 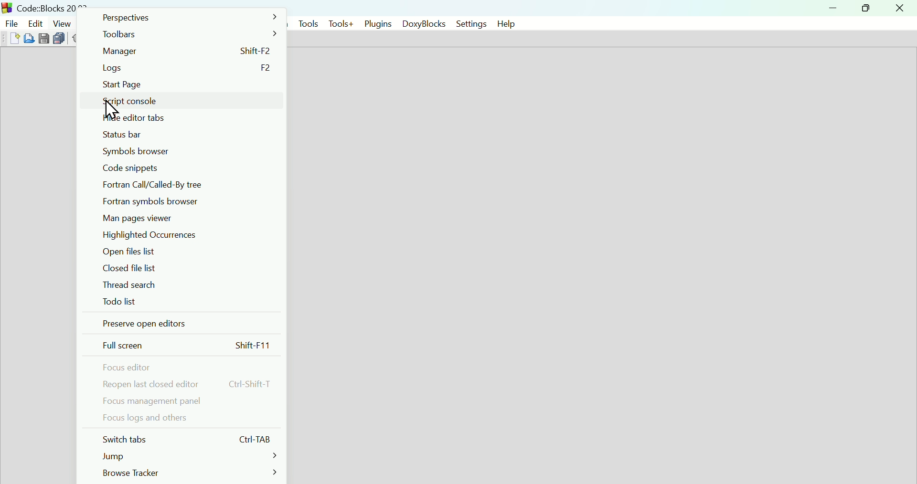 What do you see at coordinates (185, 418) in the screenshot?
I see `Focus logs and others` at bounding box center [185, 418].